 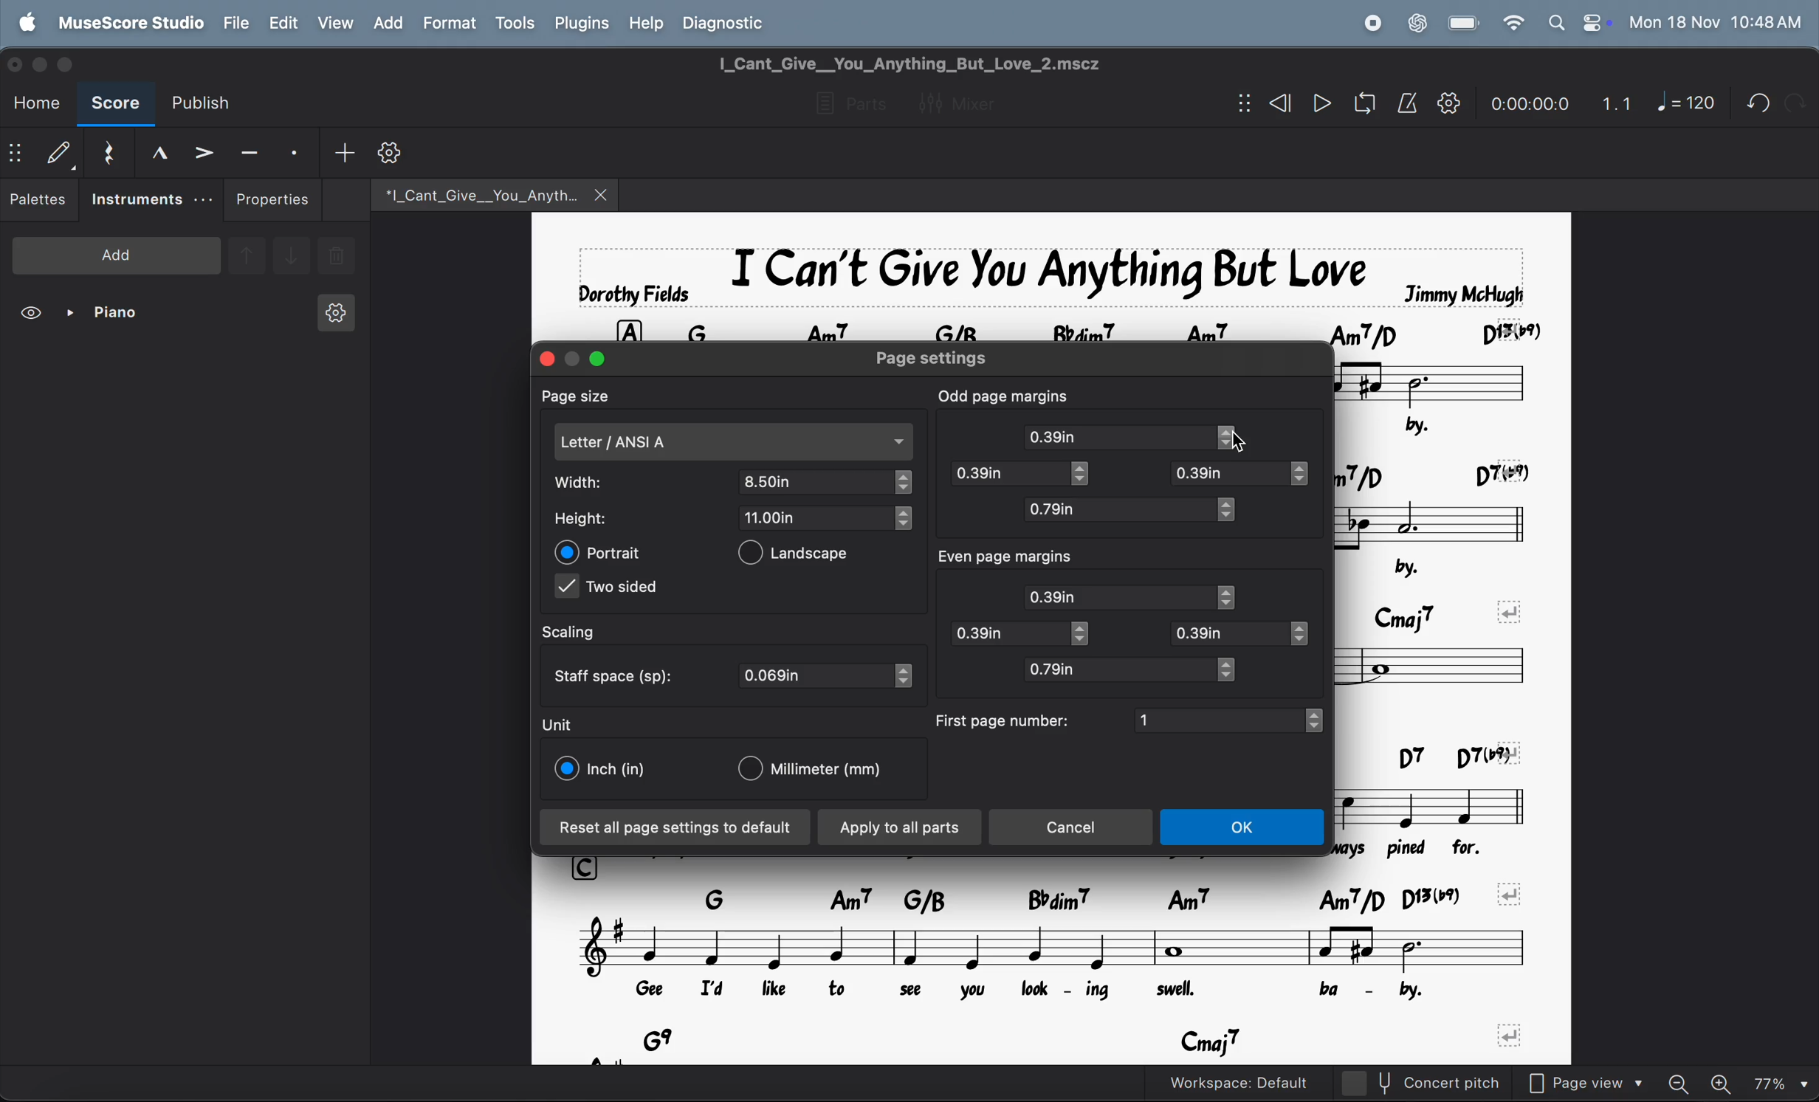 What do you see at coordinates (806, 556) in the screenshot?
I see `lanscape` at bounding box center [806, 556].